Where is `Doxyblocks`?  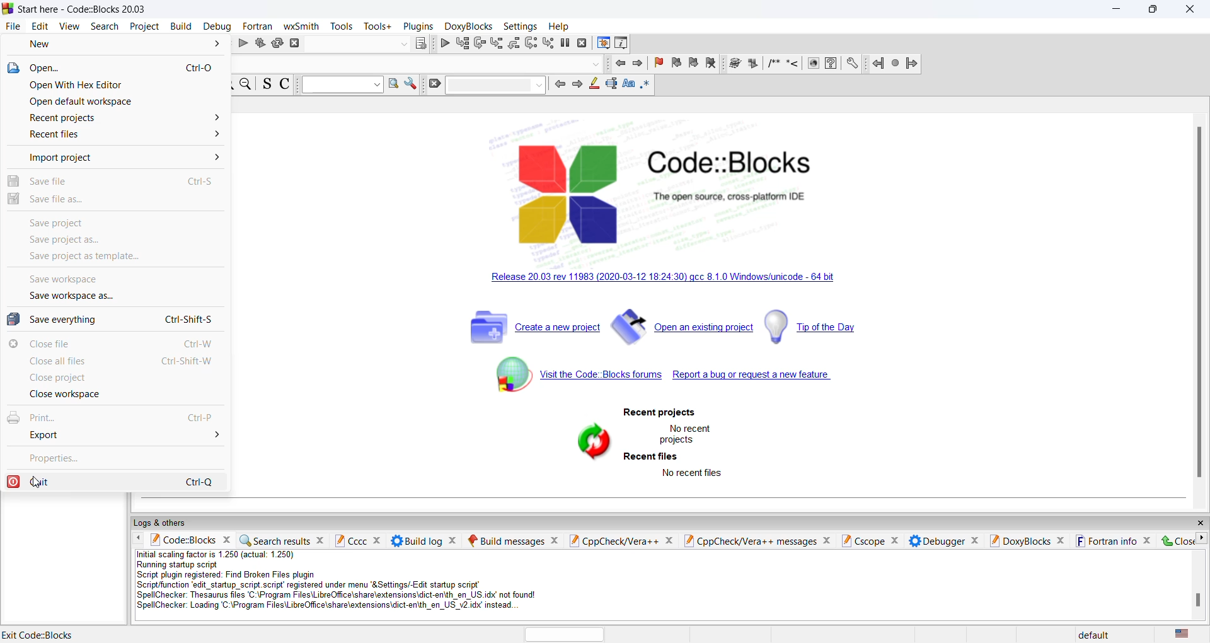
Doxyblocks is located at coordinates (1028, 541).